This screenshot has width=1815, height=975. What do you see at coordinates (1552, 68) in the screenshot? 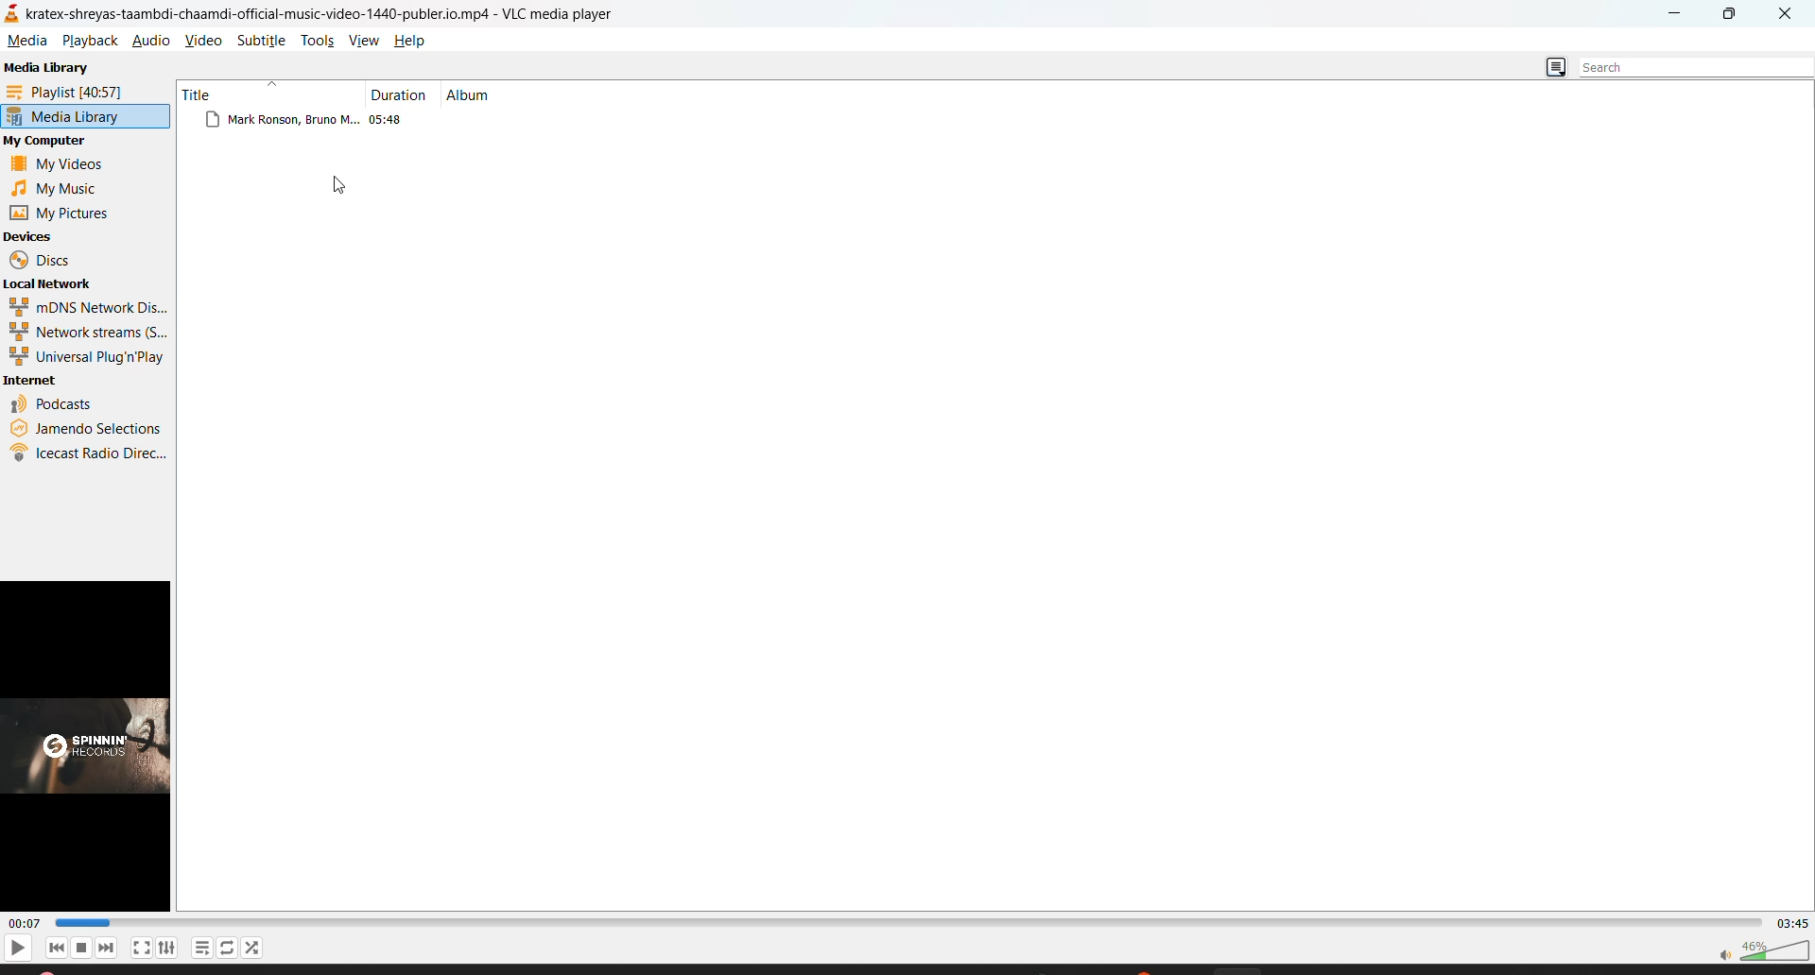
I see `change view` at bounding box center [1552, 68].